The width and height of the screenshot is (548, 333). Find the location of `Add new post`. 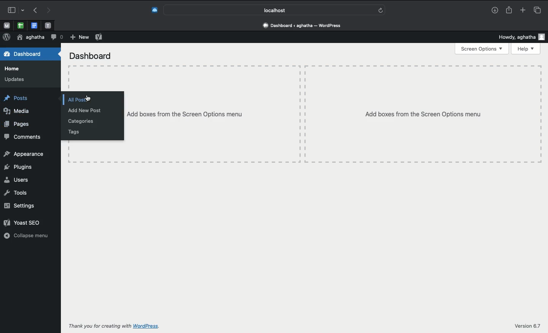

Add new post is located at coordinates (82, 110).